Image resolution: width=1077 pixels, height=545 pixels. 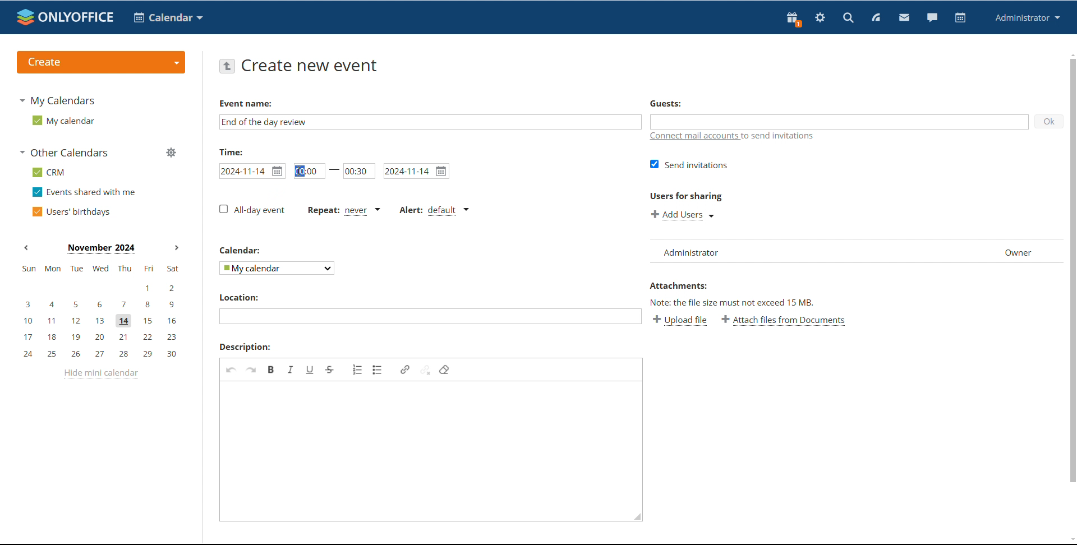 What do you see at coordinates (735, 138) in the screenshot?
I see `connect mail accounts` at bounding box center [735, 138].